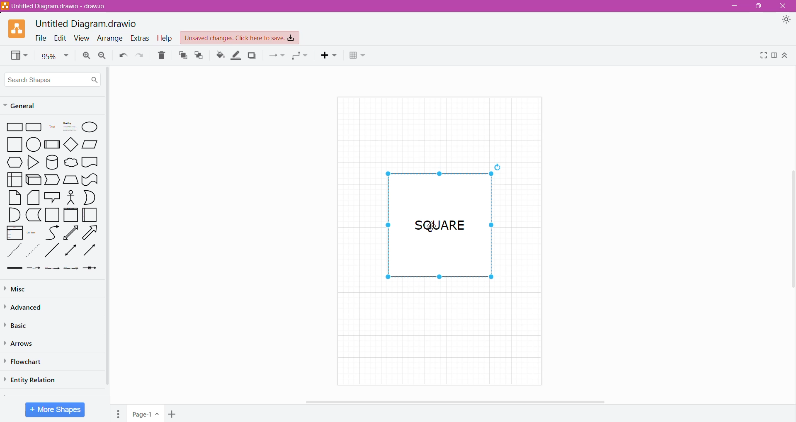 This screenshot has width=796, height=422. What do you see at coordinates (13, 198) in the screenshot?
I see `Paper Sheet` at bounding box center [13, 198].